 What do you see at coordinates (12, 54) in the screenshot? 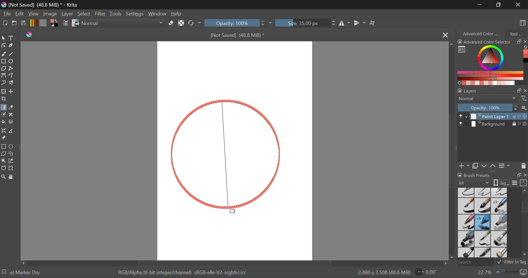
I see `Line` at bounding box center [12, 54].